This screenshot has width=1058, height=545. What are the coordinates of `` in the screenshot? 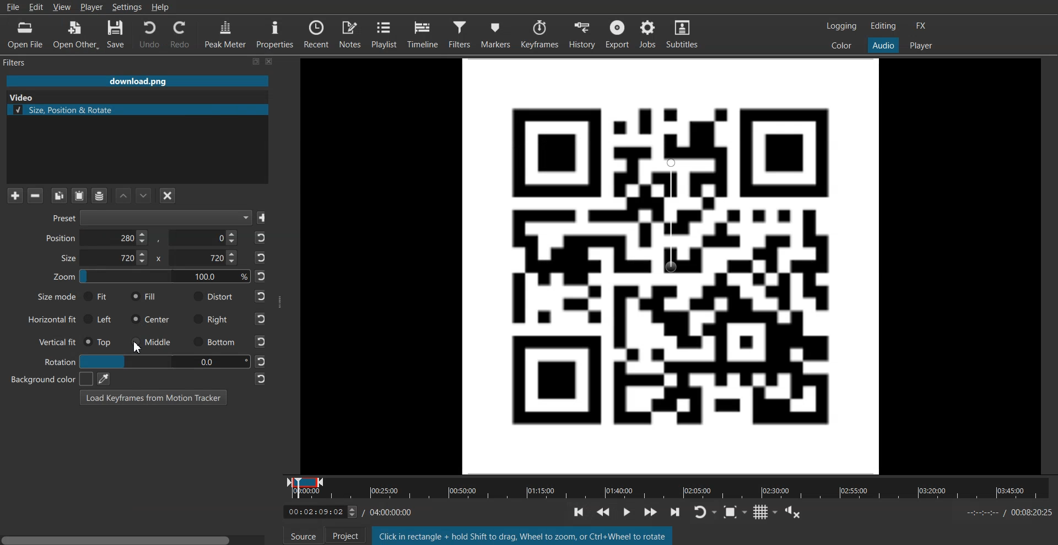 It's located at (648, 34).